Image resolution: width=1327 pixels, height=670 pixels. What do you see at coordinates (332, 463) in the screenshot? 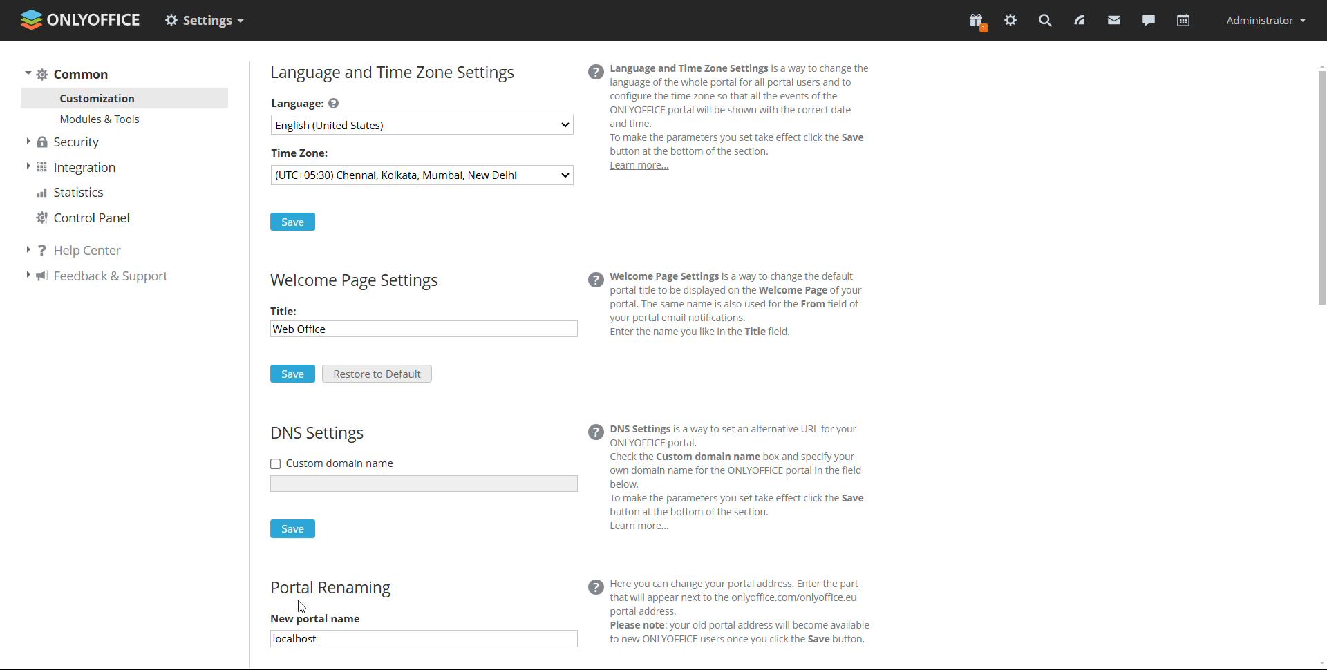
I see `custom domain name checkbox` at bounding box center [332, 463].